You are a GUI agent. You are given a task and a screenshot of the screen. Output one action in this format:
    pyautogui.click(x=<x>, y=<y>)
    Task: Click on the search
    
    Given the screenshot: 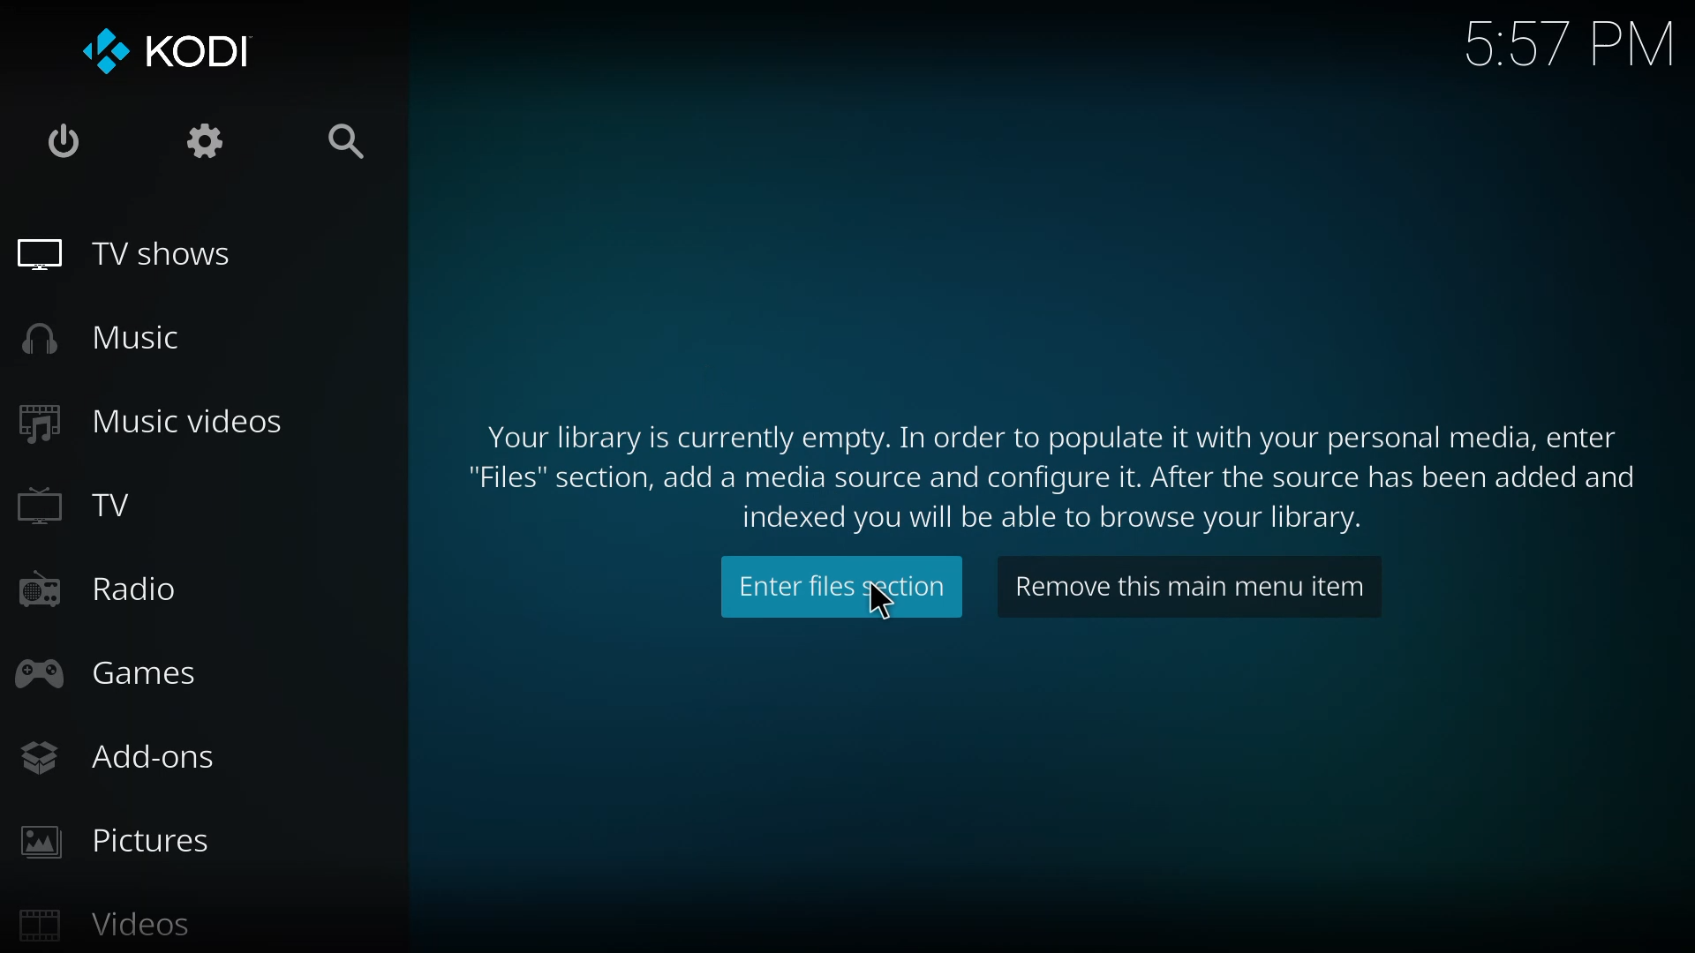 What is the action you would take?
    pyautogui.click(x=350, y=144)
    